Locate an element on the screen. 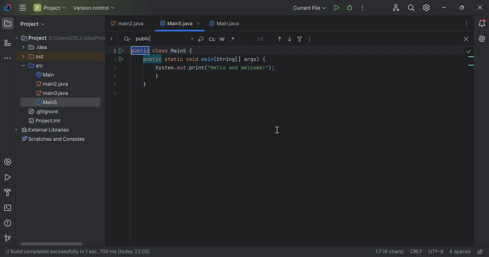 The width and height of the screenshot is (489, 257). 0 results is located at coordinates (256, 39).